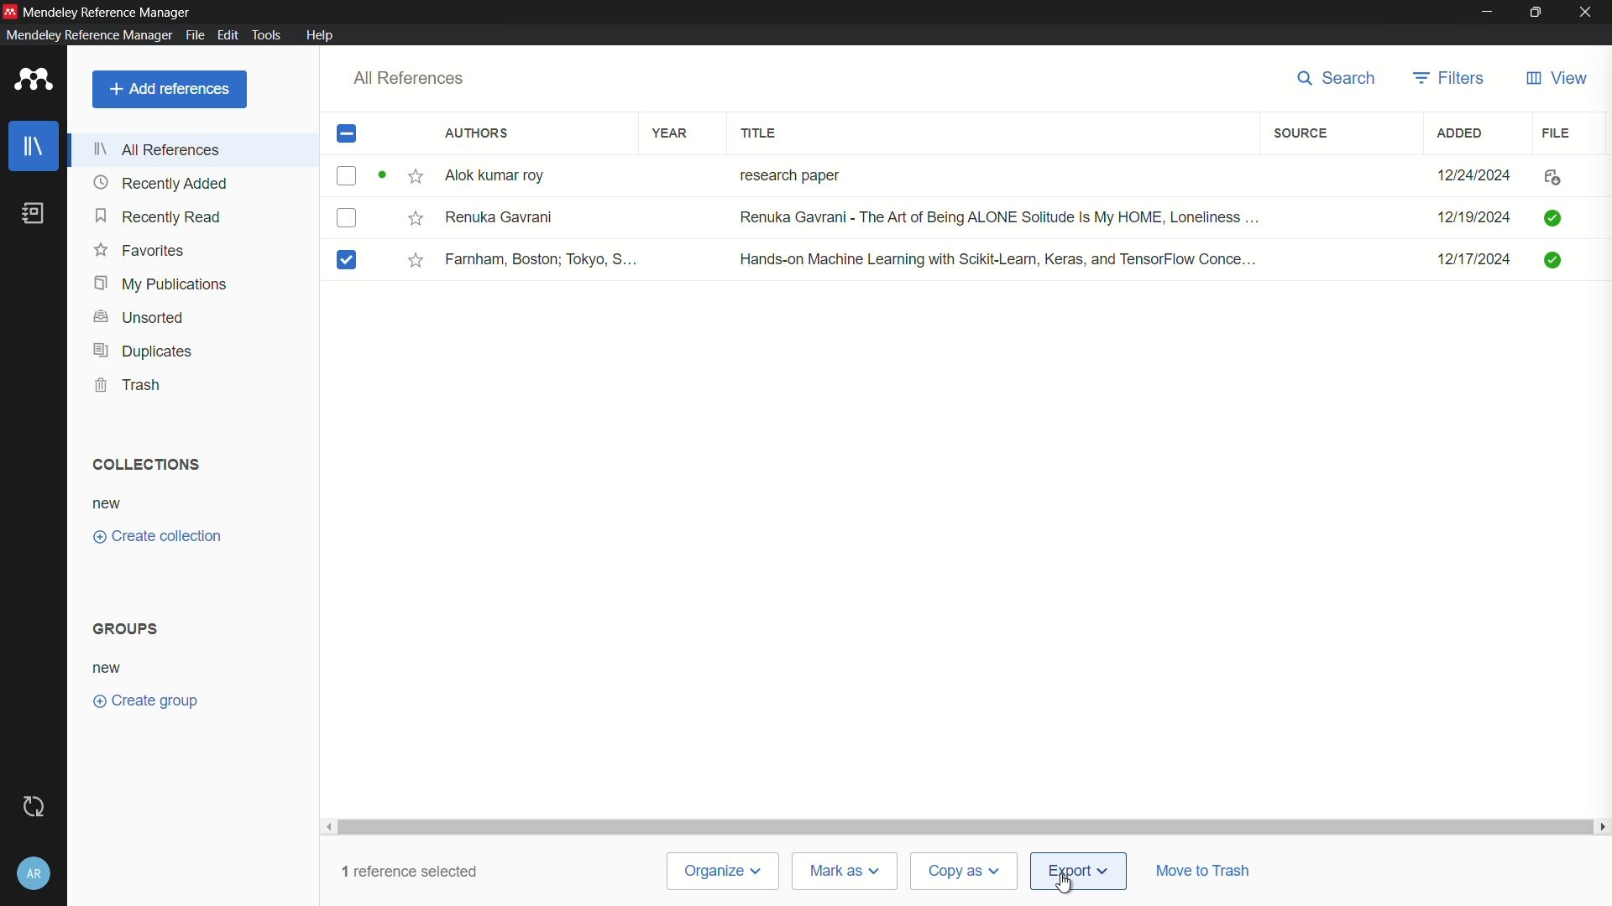 This screenshot has height=906, width=1612. I want to click on star, so click(412, 262).